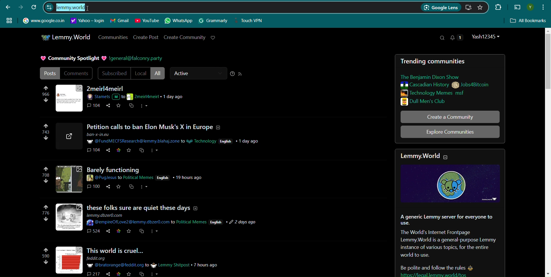  I want to click on Lemmy.world, so click(420, 157).